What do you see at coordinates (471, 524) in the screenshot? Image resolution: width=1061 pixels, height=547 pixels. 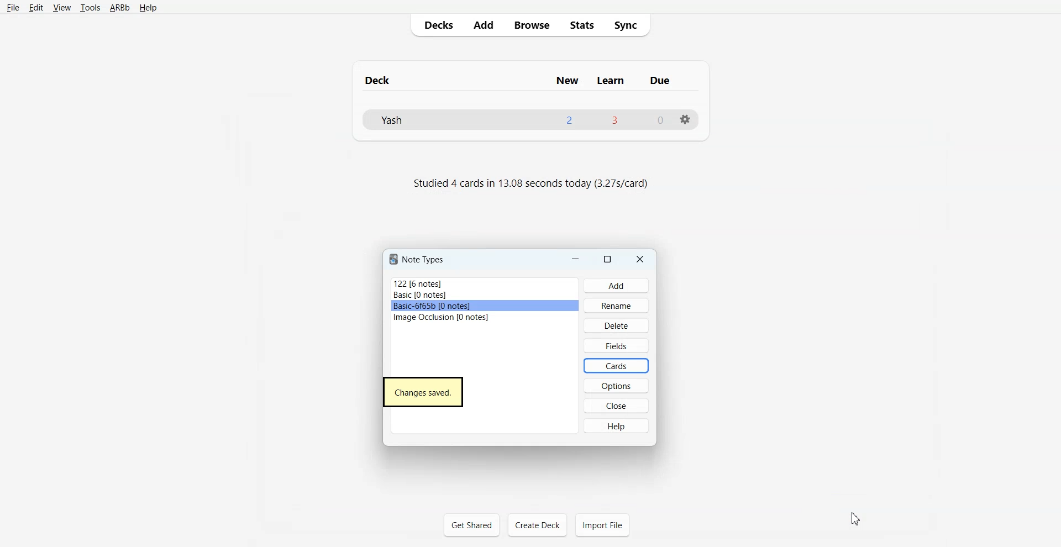 I see `Get Shared` at bounding box center [471, 524].